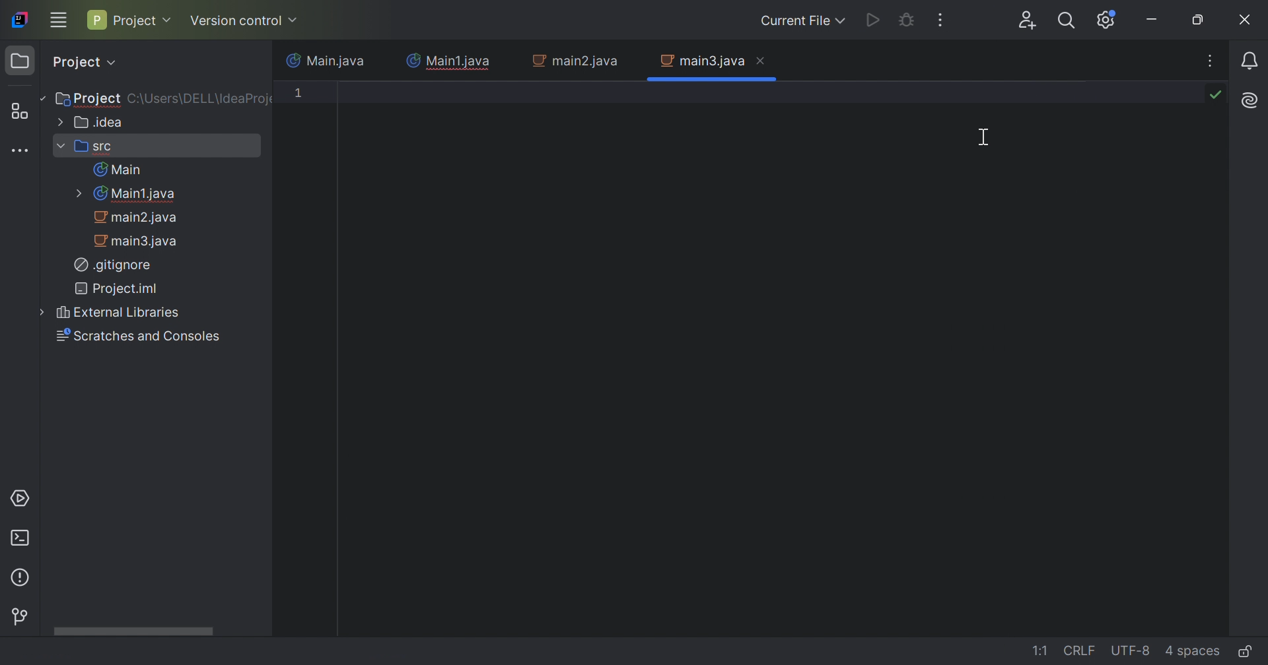  Describe the element at coordinates (301, 92) in the screenshot. I see `1` at that location.